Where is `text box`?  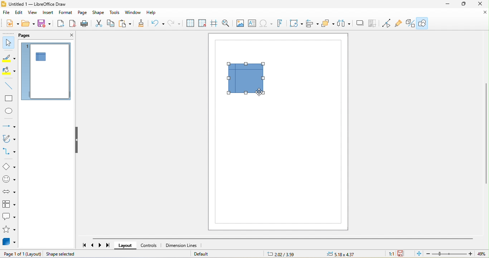 text box is located at coordinates (252, 23).